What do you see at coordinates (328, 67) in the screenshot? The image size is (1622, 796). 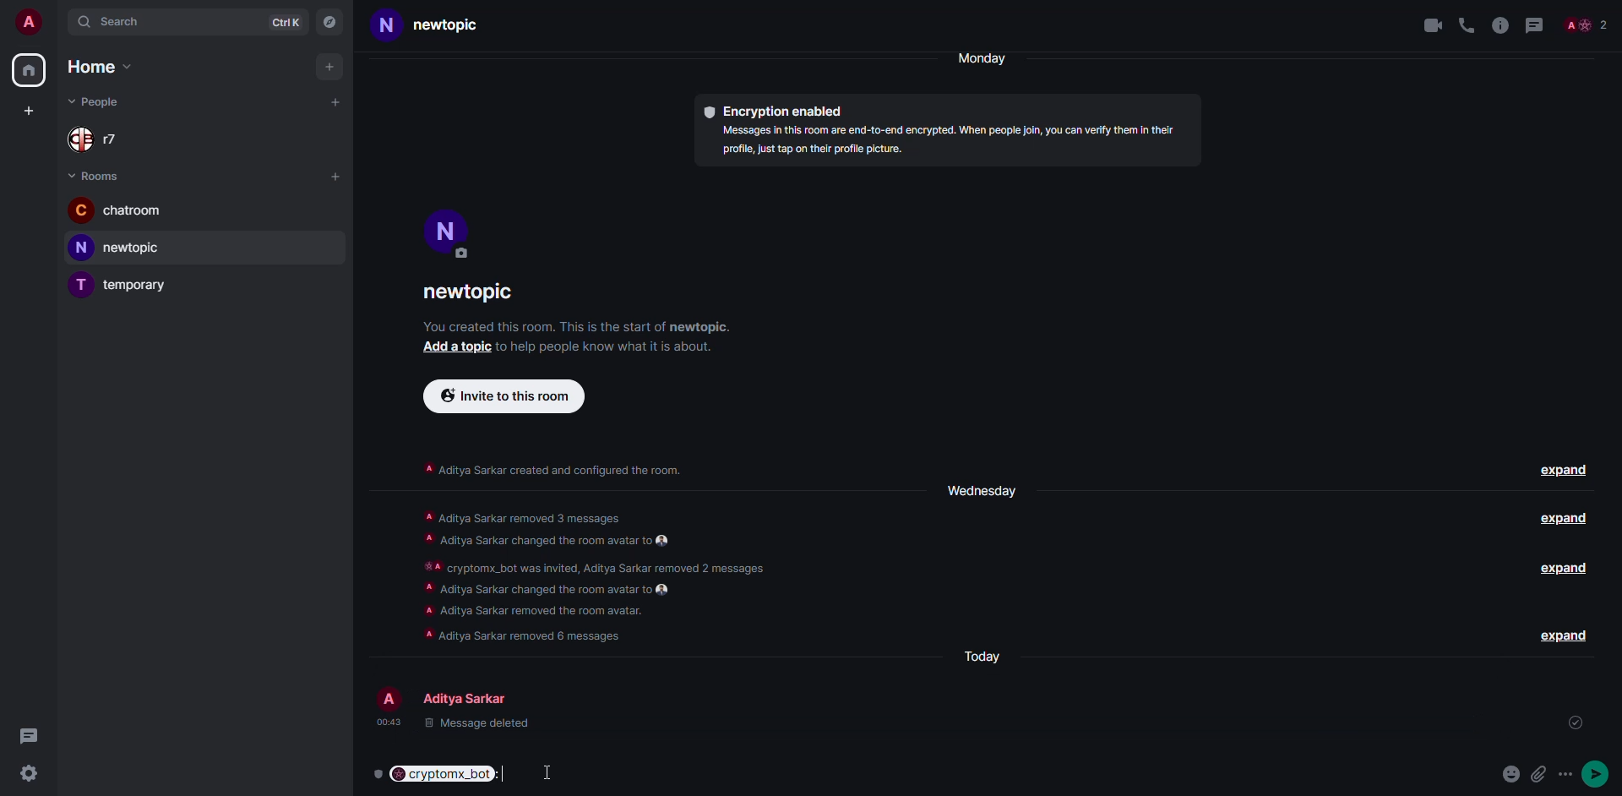 I see `add` at bounding box center [328, 67].